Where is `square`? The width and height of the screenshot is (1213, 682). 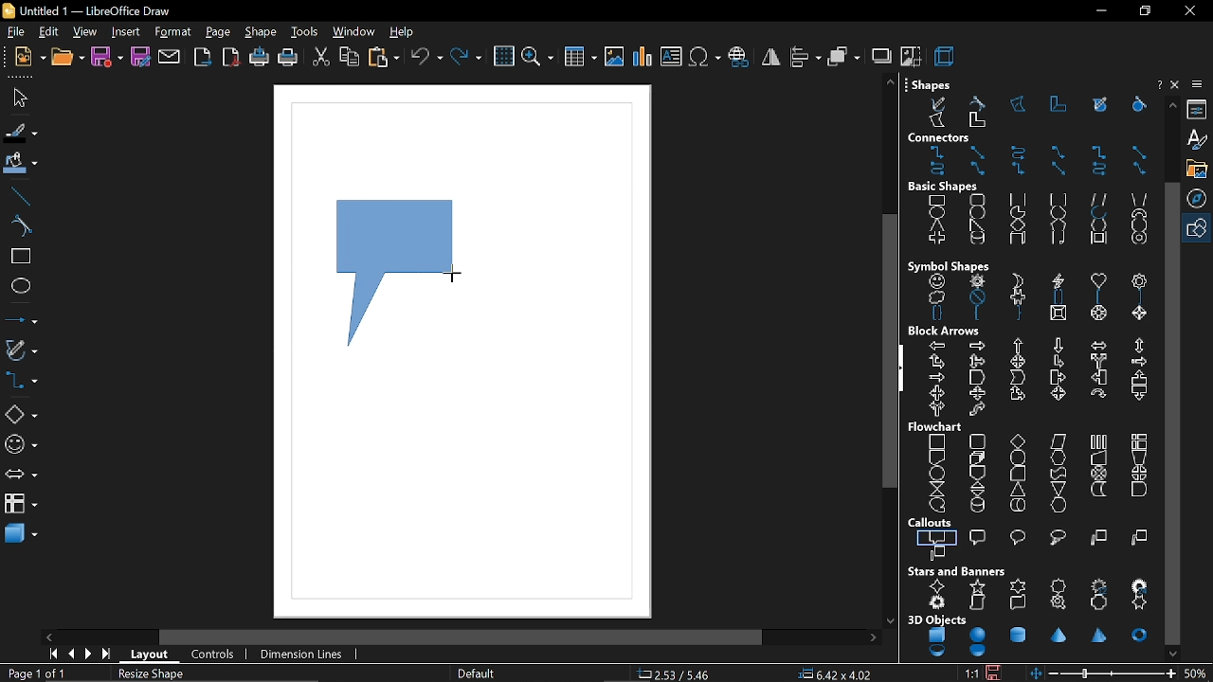
square is located at coordinates (1018, 200).